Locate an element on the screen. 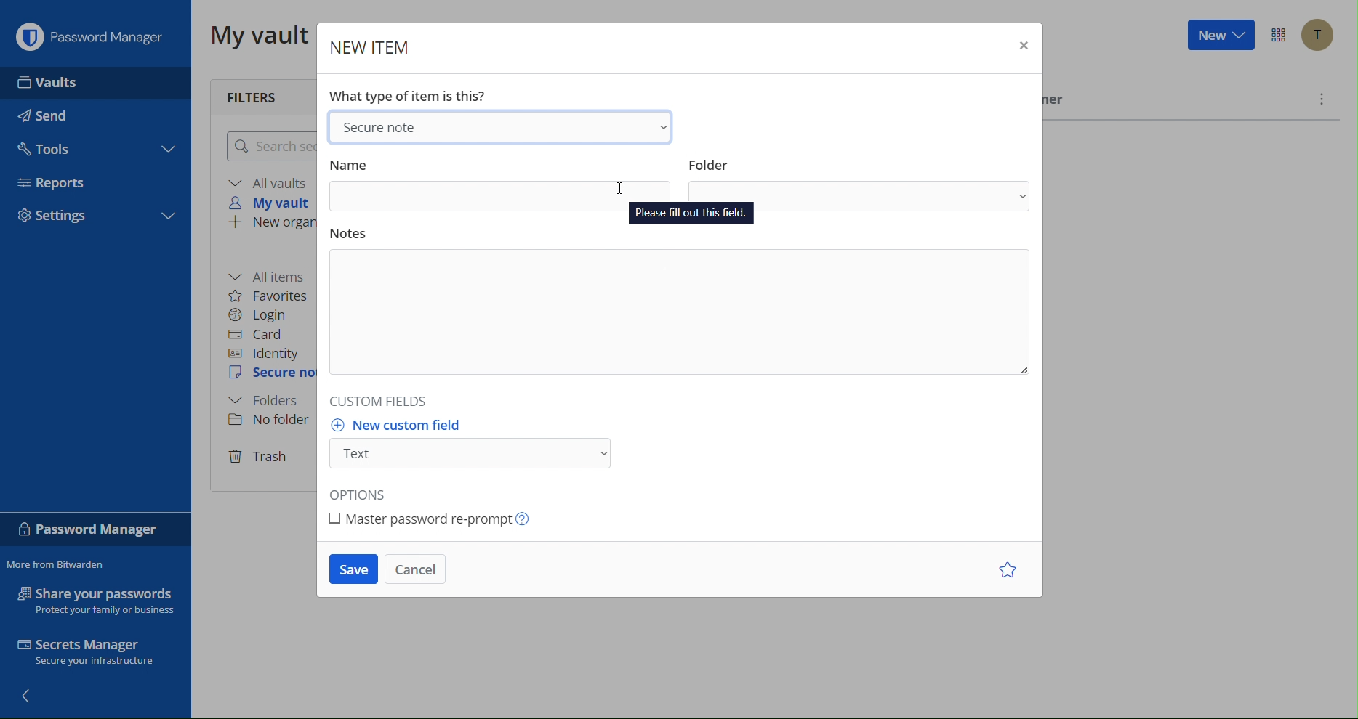  Options is located at coordinates (1277, 36).